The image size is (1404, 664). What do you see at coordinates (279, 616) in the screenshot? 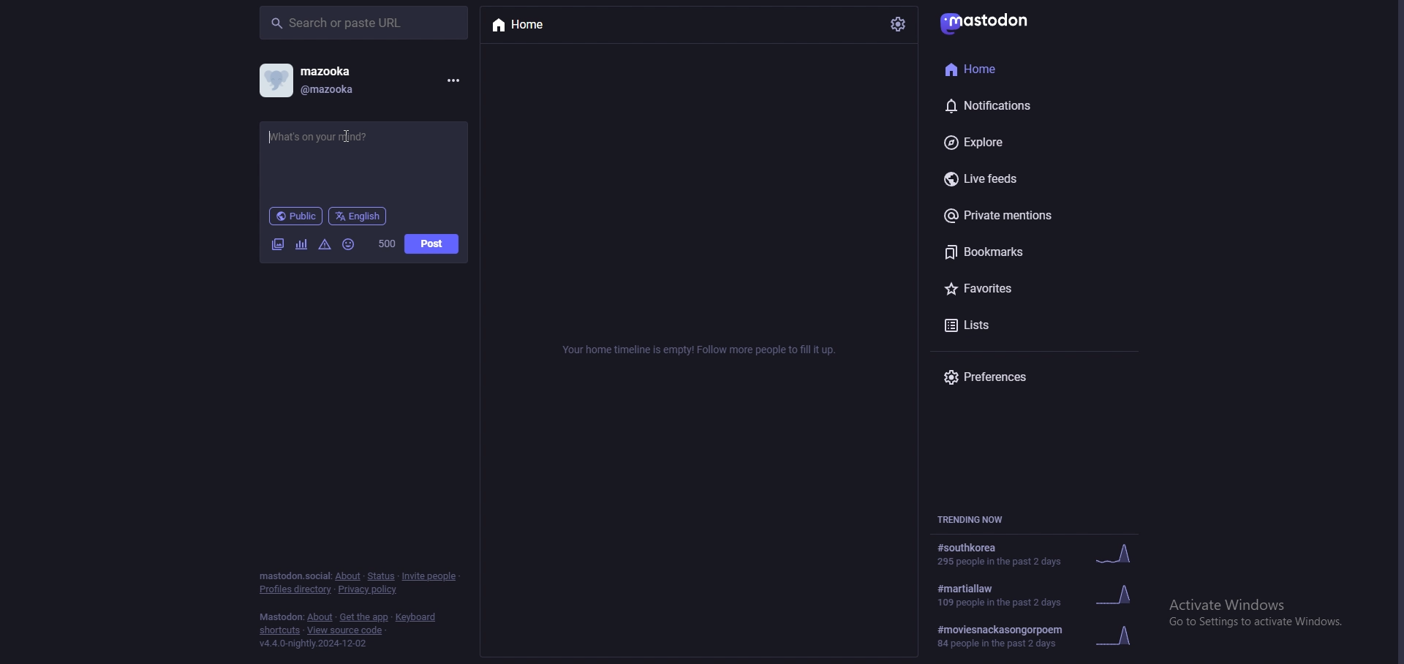
I see `mastodon` at bounding box center [279, 616].